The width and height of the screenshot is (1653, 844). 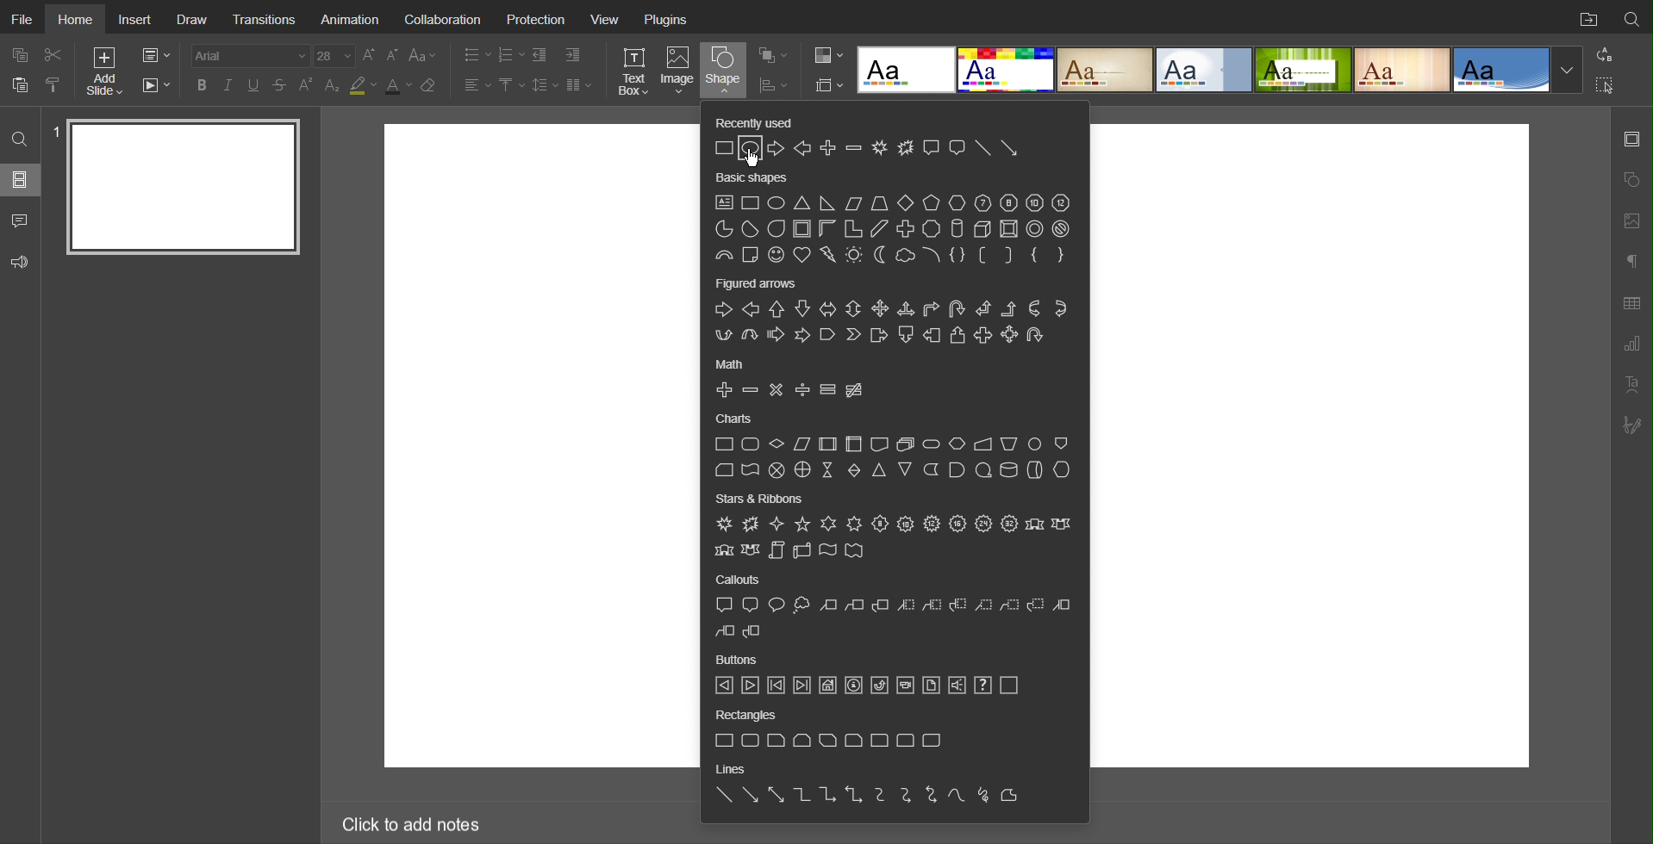 What do you see at coordinates (380, 55) in the screenshot?
I see `Font Size` at bounding box center [380, 55].